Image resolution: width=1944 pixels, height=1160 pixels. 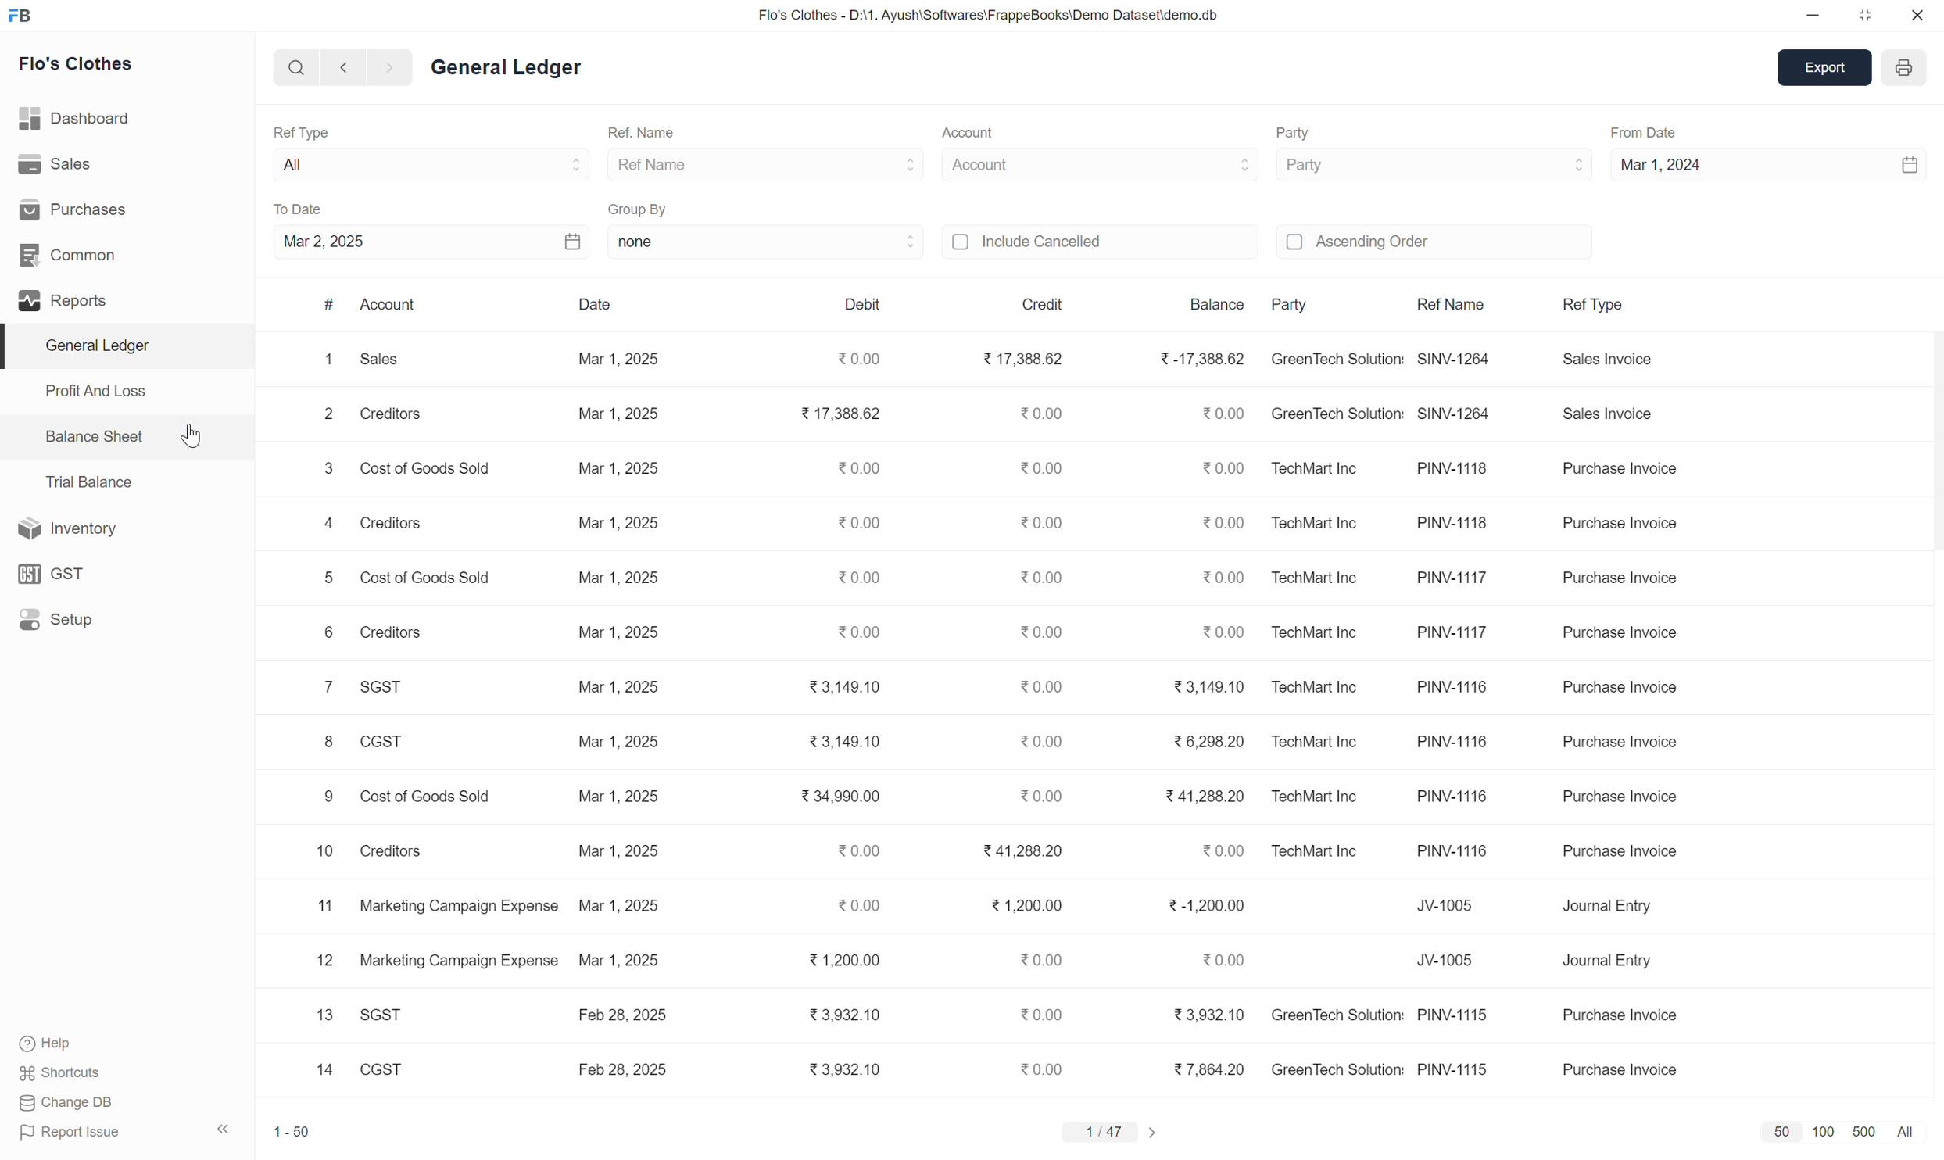 I want to click on 41,288.20, so click(x=1196, y=797).